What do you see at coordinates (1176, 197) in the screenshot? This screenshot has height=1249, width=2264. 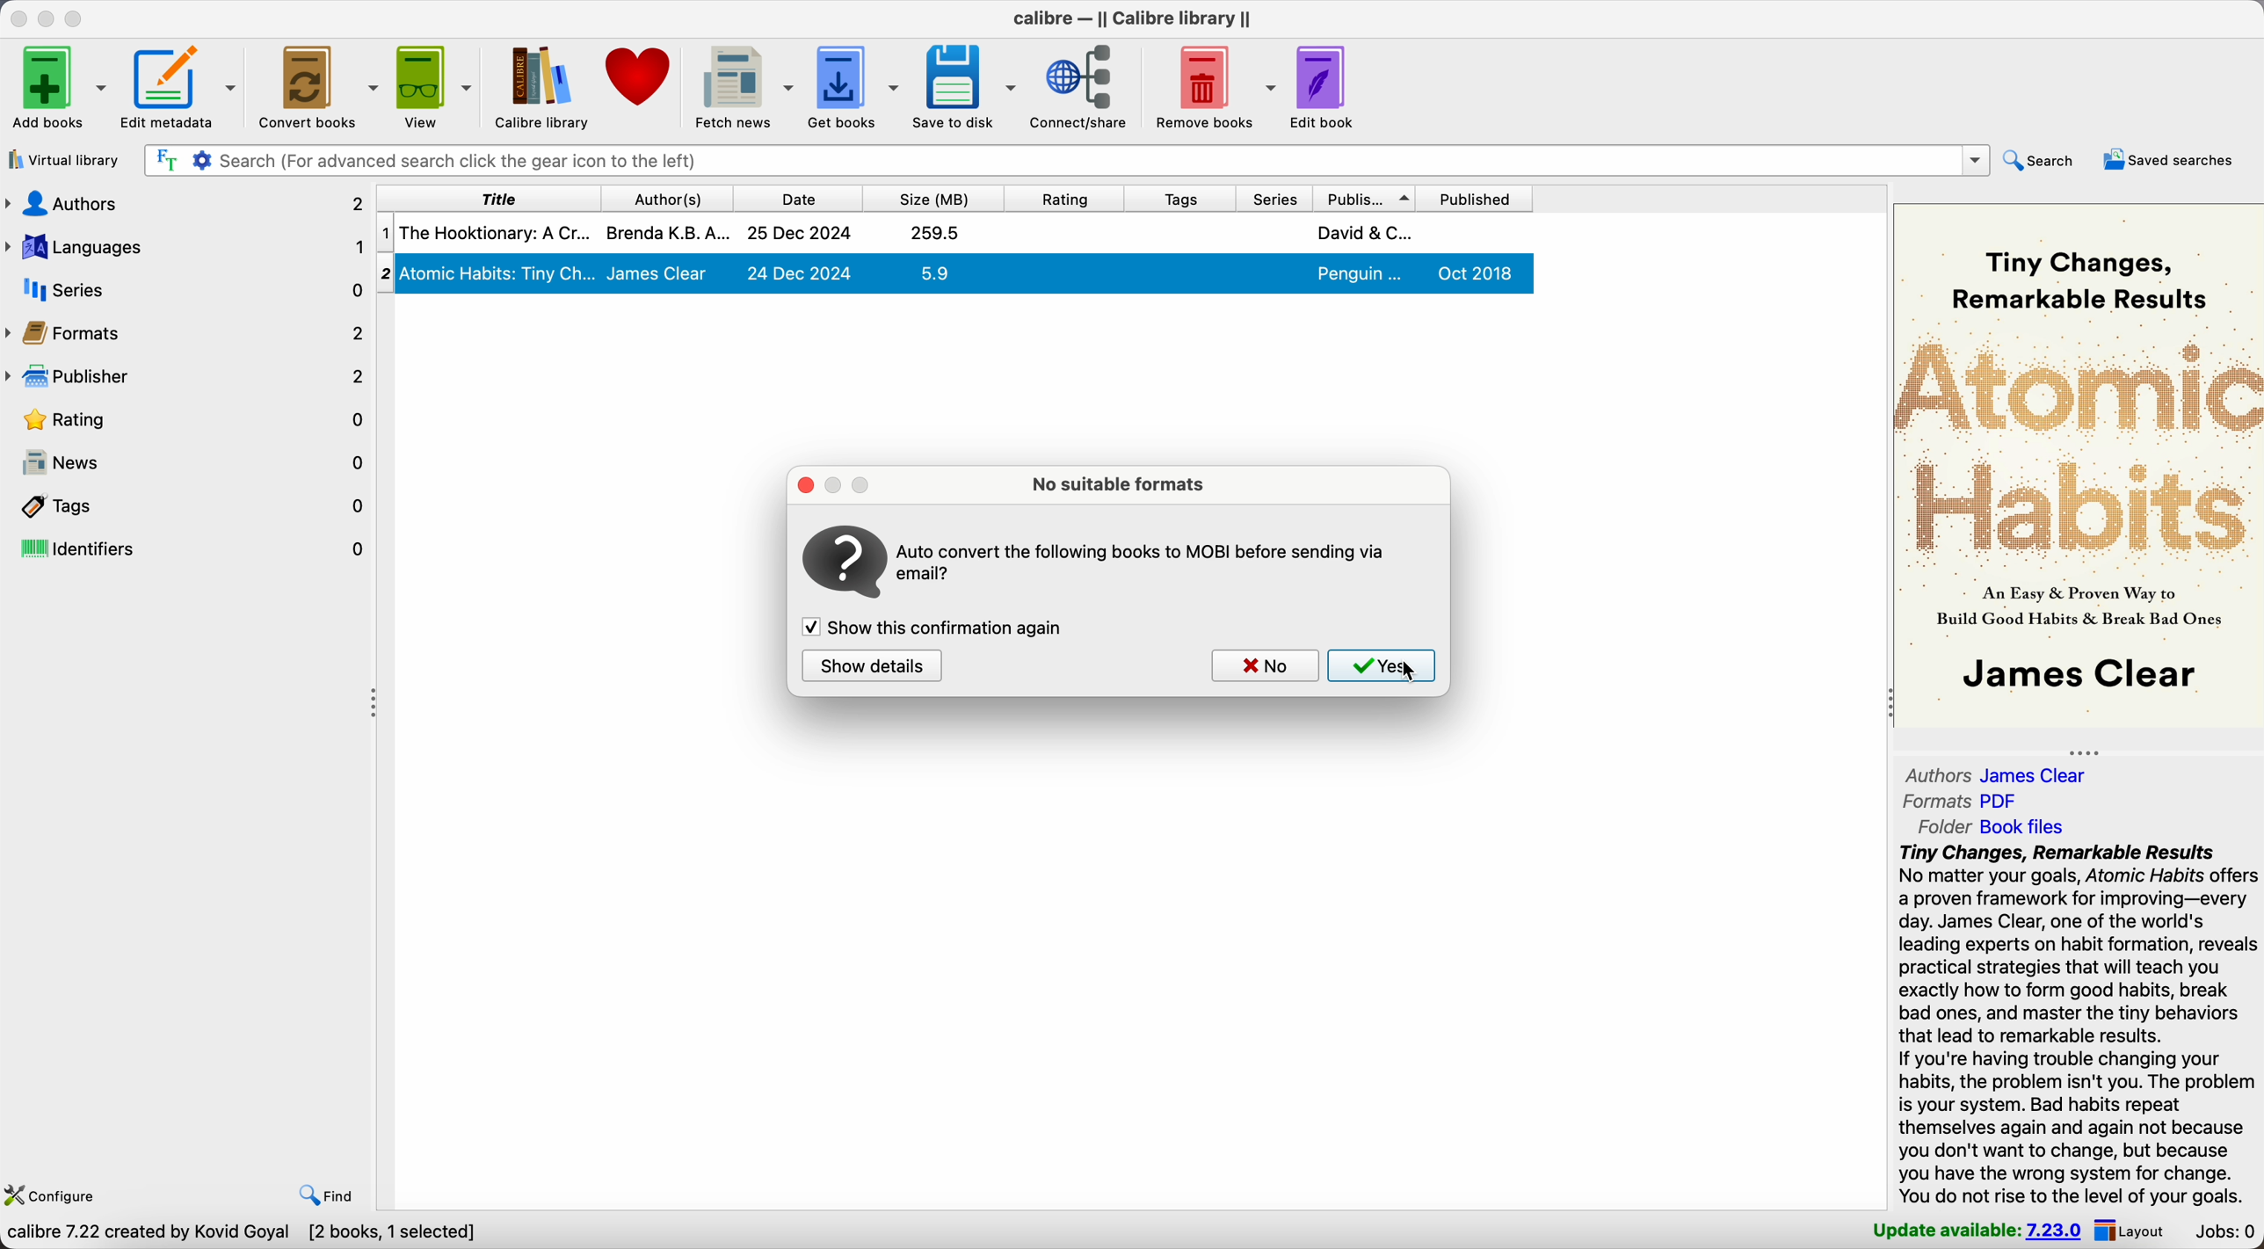 I see `tags` at bounding box center [1176, 197].